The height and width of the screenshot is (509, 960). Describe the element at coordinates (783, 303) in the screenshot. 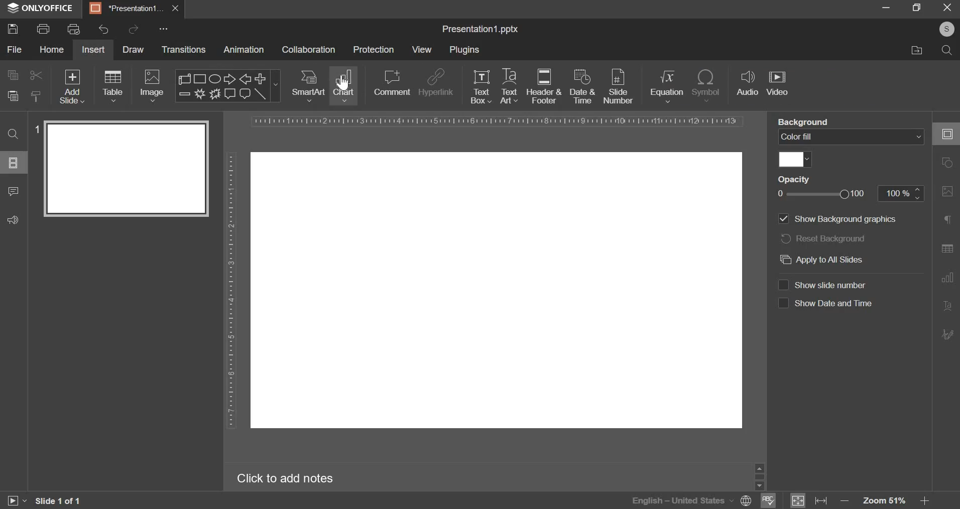

I see `check box` at that location.